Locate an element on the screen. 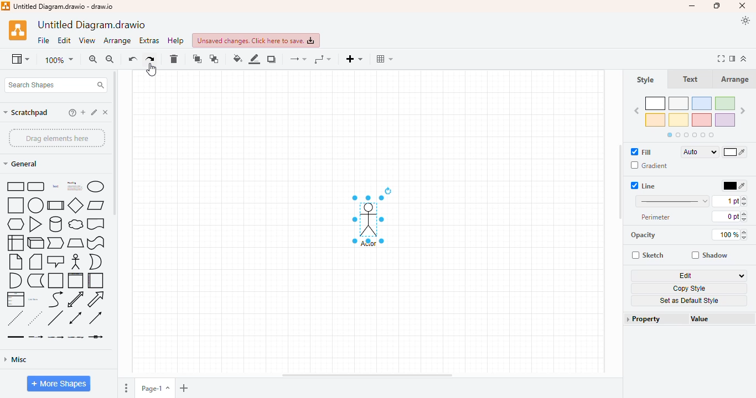  line is located at coordinates (55, 318).